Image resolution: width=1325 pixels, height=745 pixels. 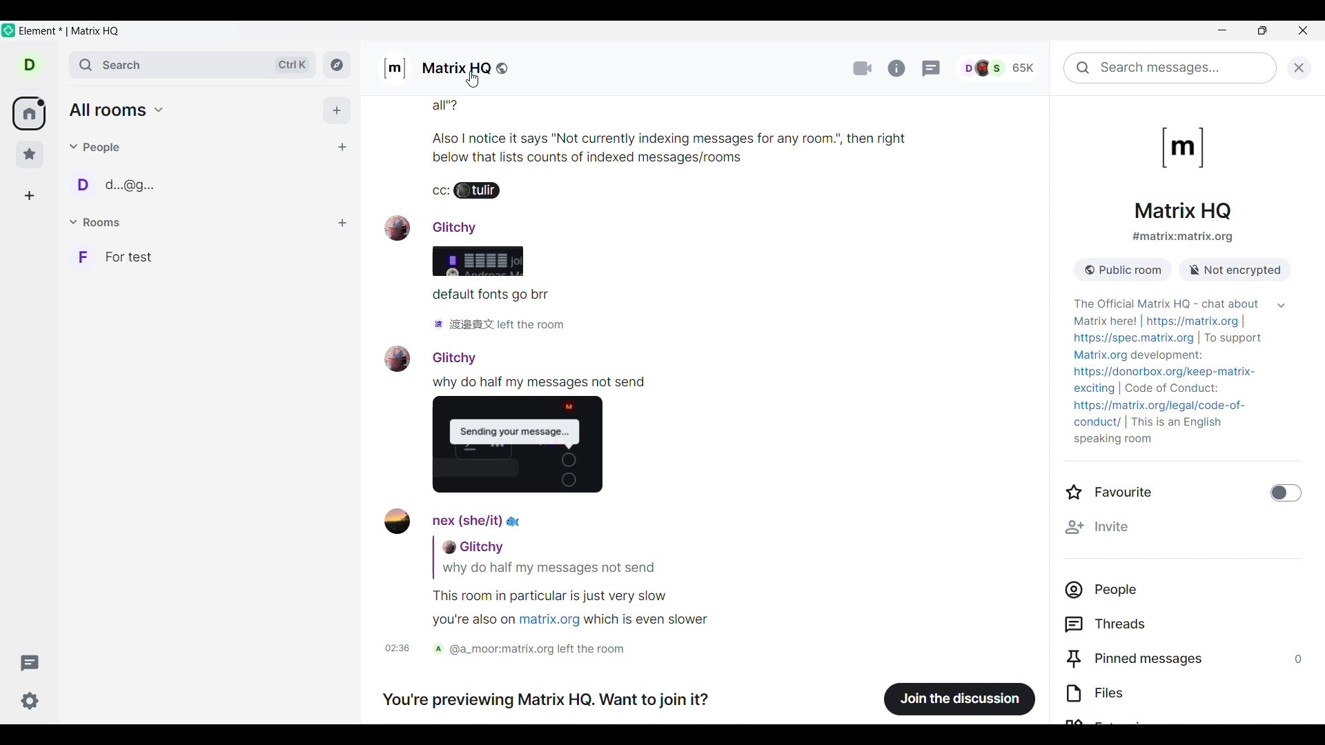 What do you see at coordinates (1184, 526) in the screenshot?
I see `Invite` at bounding box center [1184, 526].